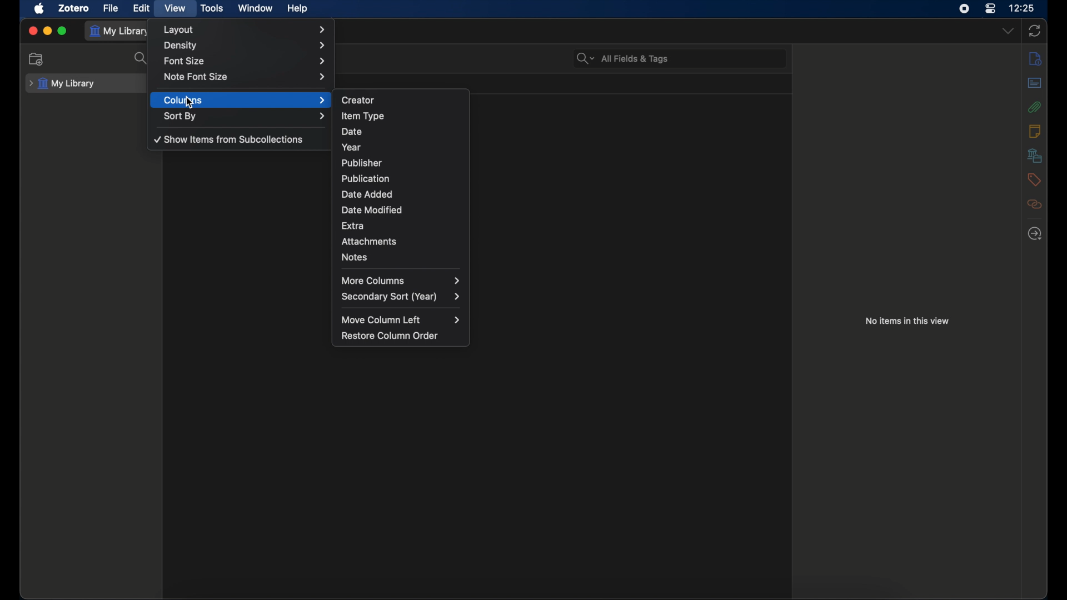 Image resolution: width=1067 pixels, height=600 pixels. Describe the element at coordinates (622, 58) in the screenshot. I see `search bar` at that location.